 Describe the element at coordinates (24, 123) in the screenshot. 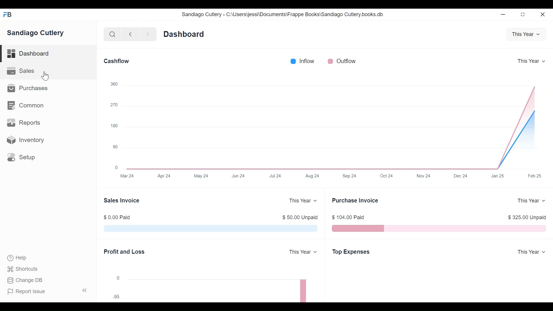

I see `Reports` at that location.